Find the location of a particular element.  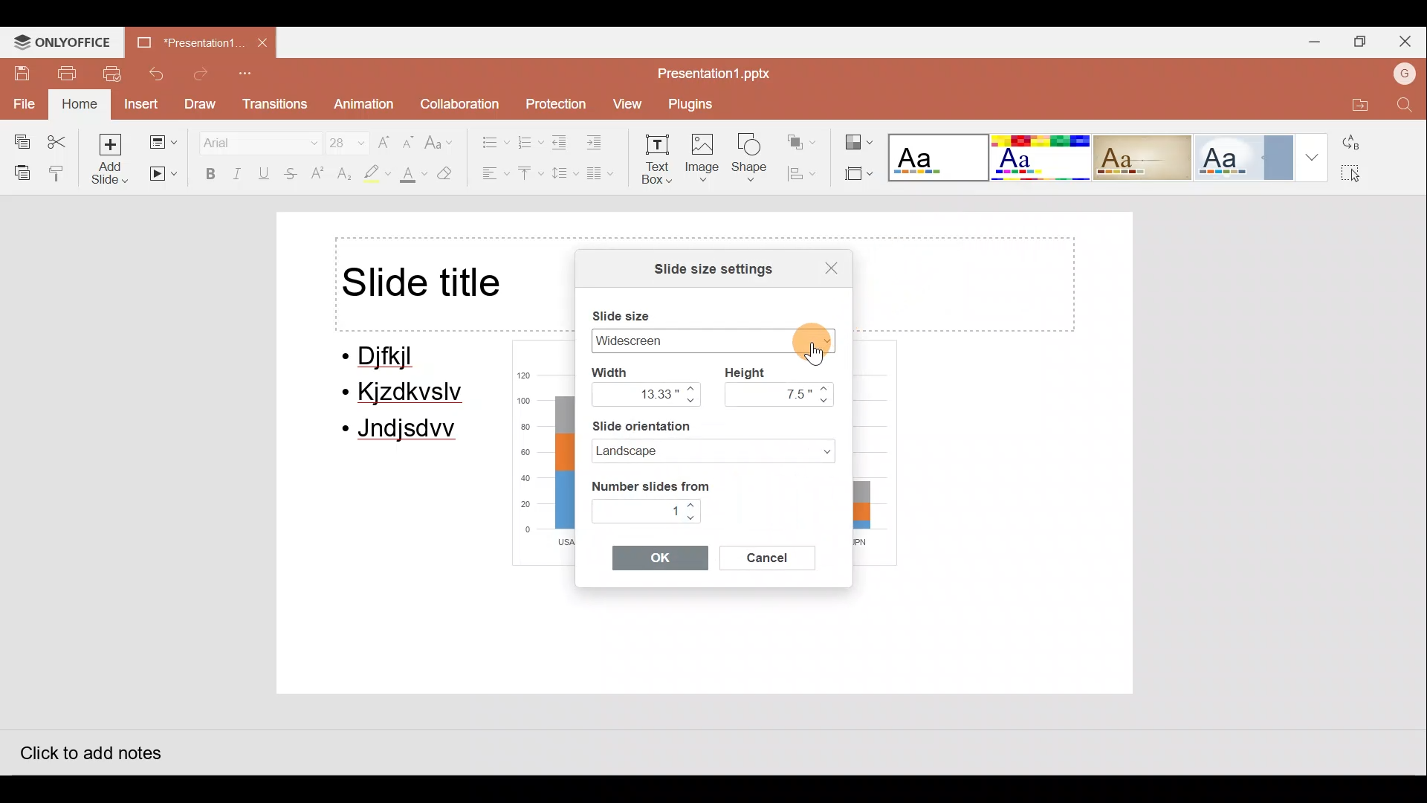

Close document is located at coordinates (264, 44).